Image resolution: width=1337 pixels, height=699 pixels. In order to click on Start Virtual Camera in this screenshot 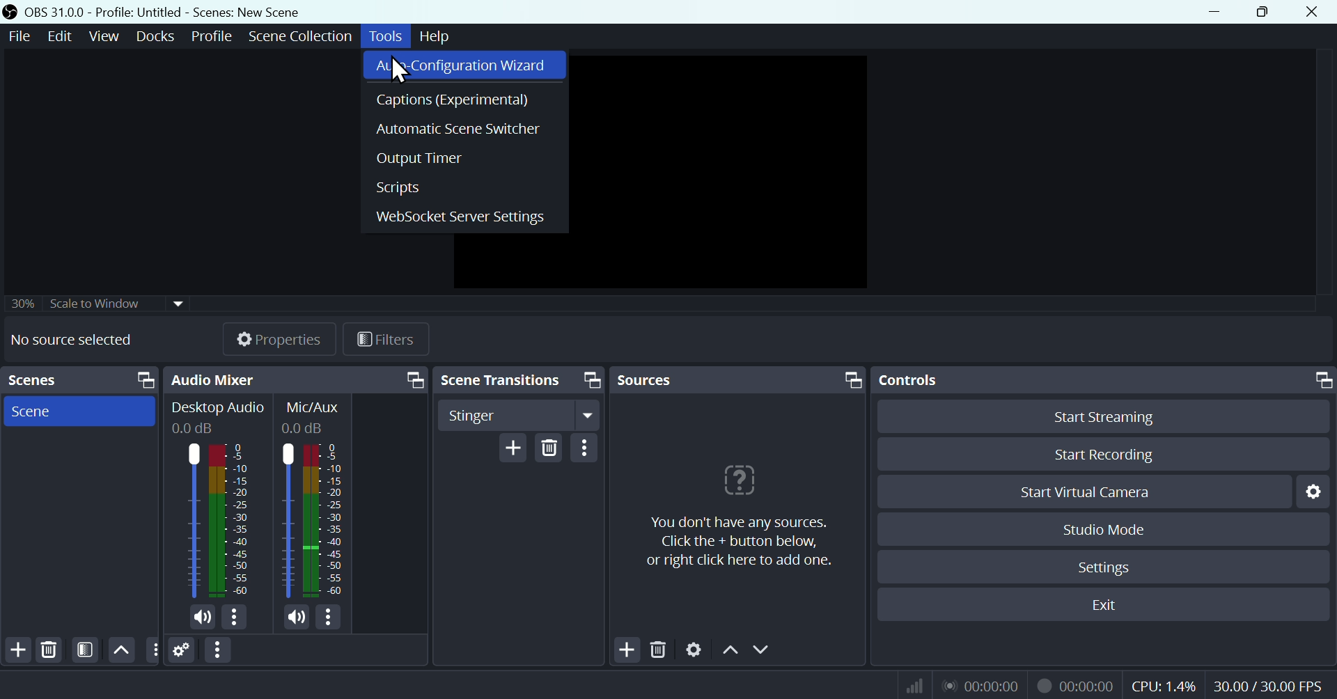, I will do `click(1083, 491)`.